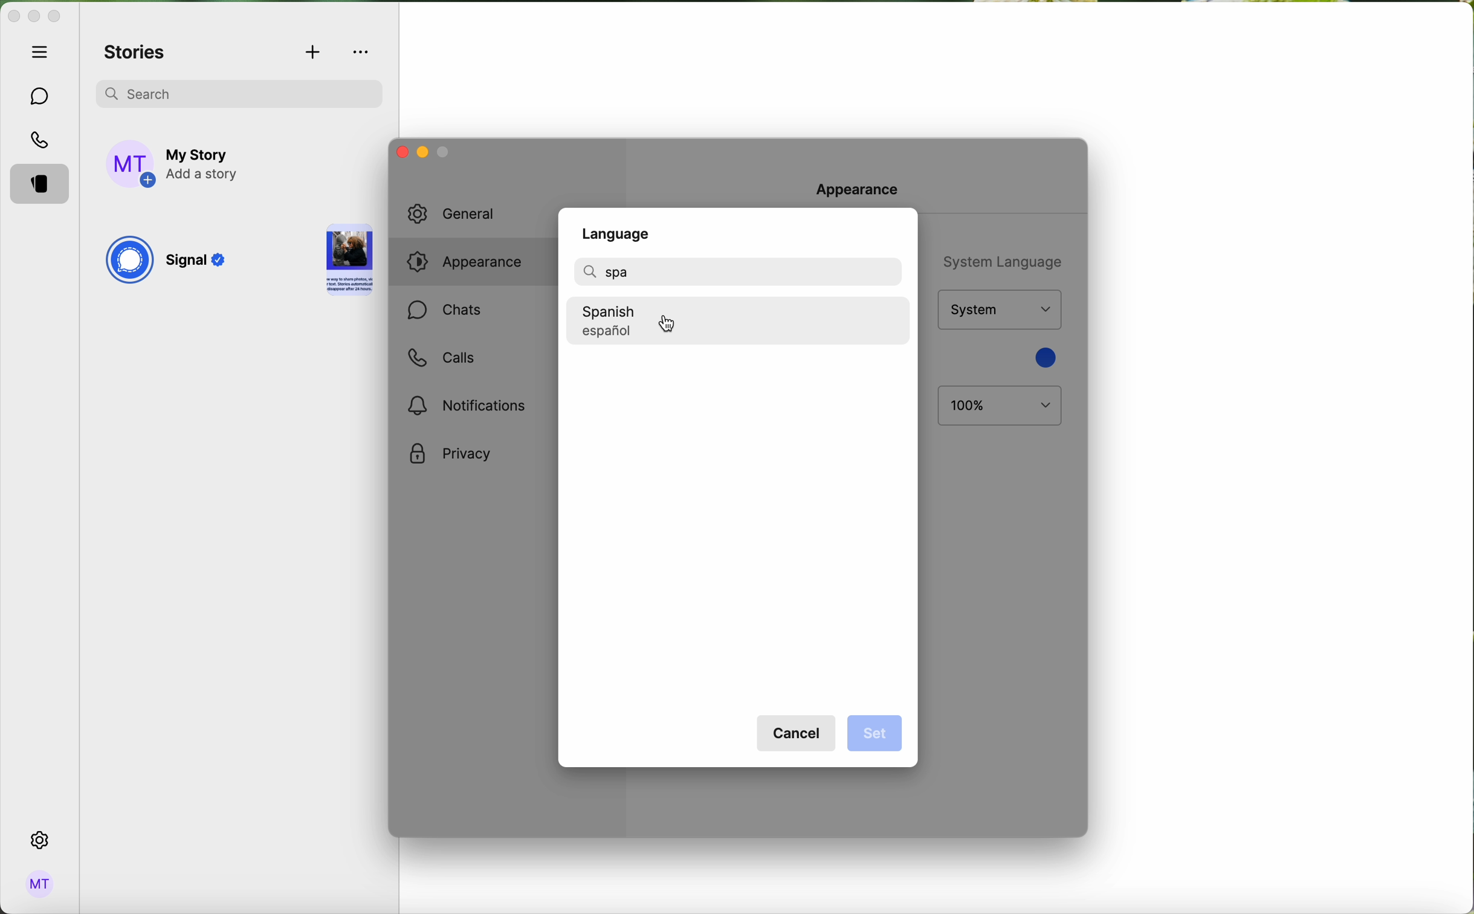  What do you see at coordinates (132, 164) in the screenshot?
I see `profile photo` at bounding box center [132, 164].